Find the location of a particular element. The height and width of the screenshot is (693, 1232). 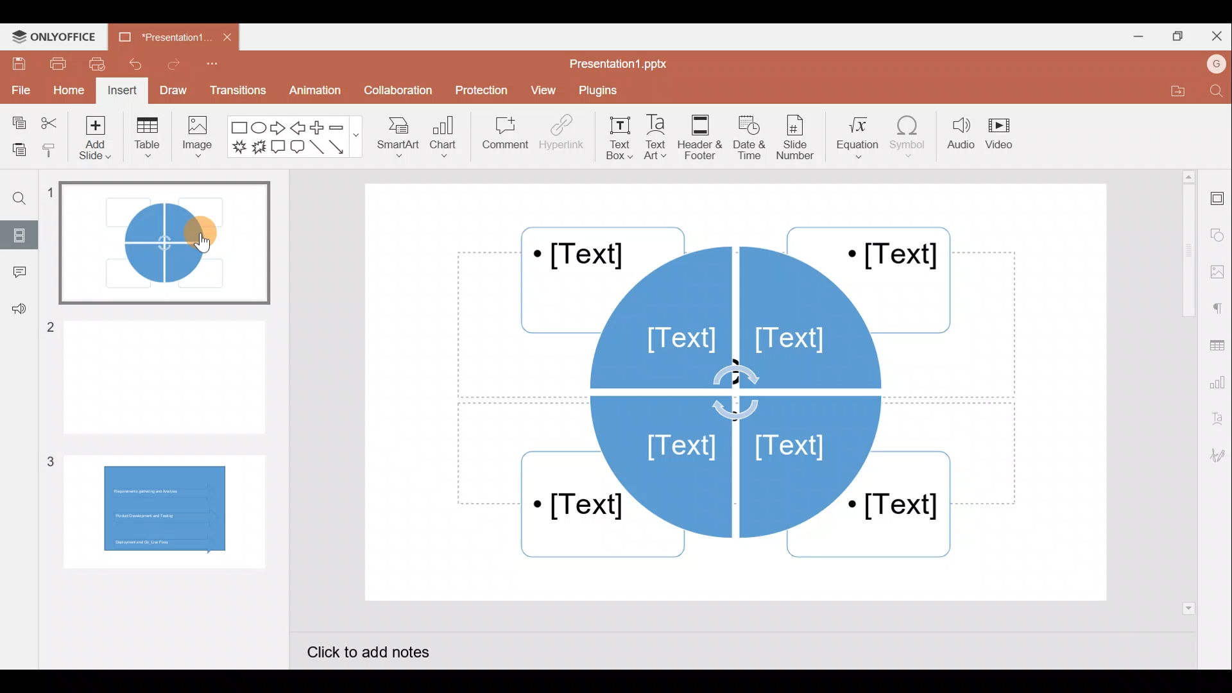

Click to add notes is located at coordinates (381, 649).